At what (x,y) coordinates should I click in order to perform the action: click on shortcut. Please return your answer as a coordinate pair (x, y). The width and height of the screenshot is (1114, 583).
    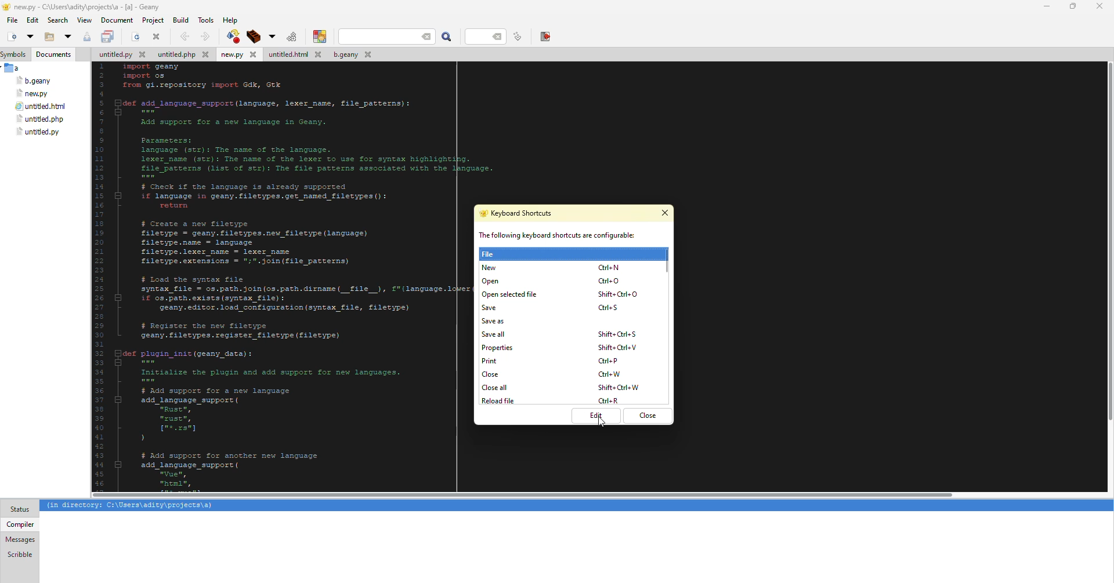
    Looking at the image, I should click on (609, 308).